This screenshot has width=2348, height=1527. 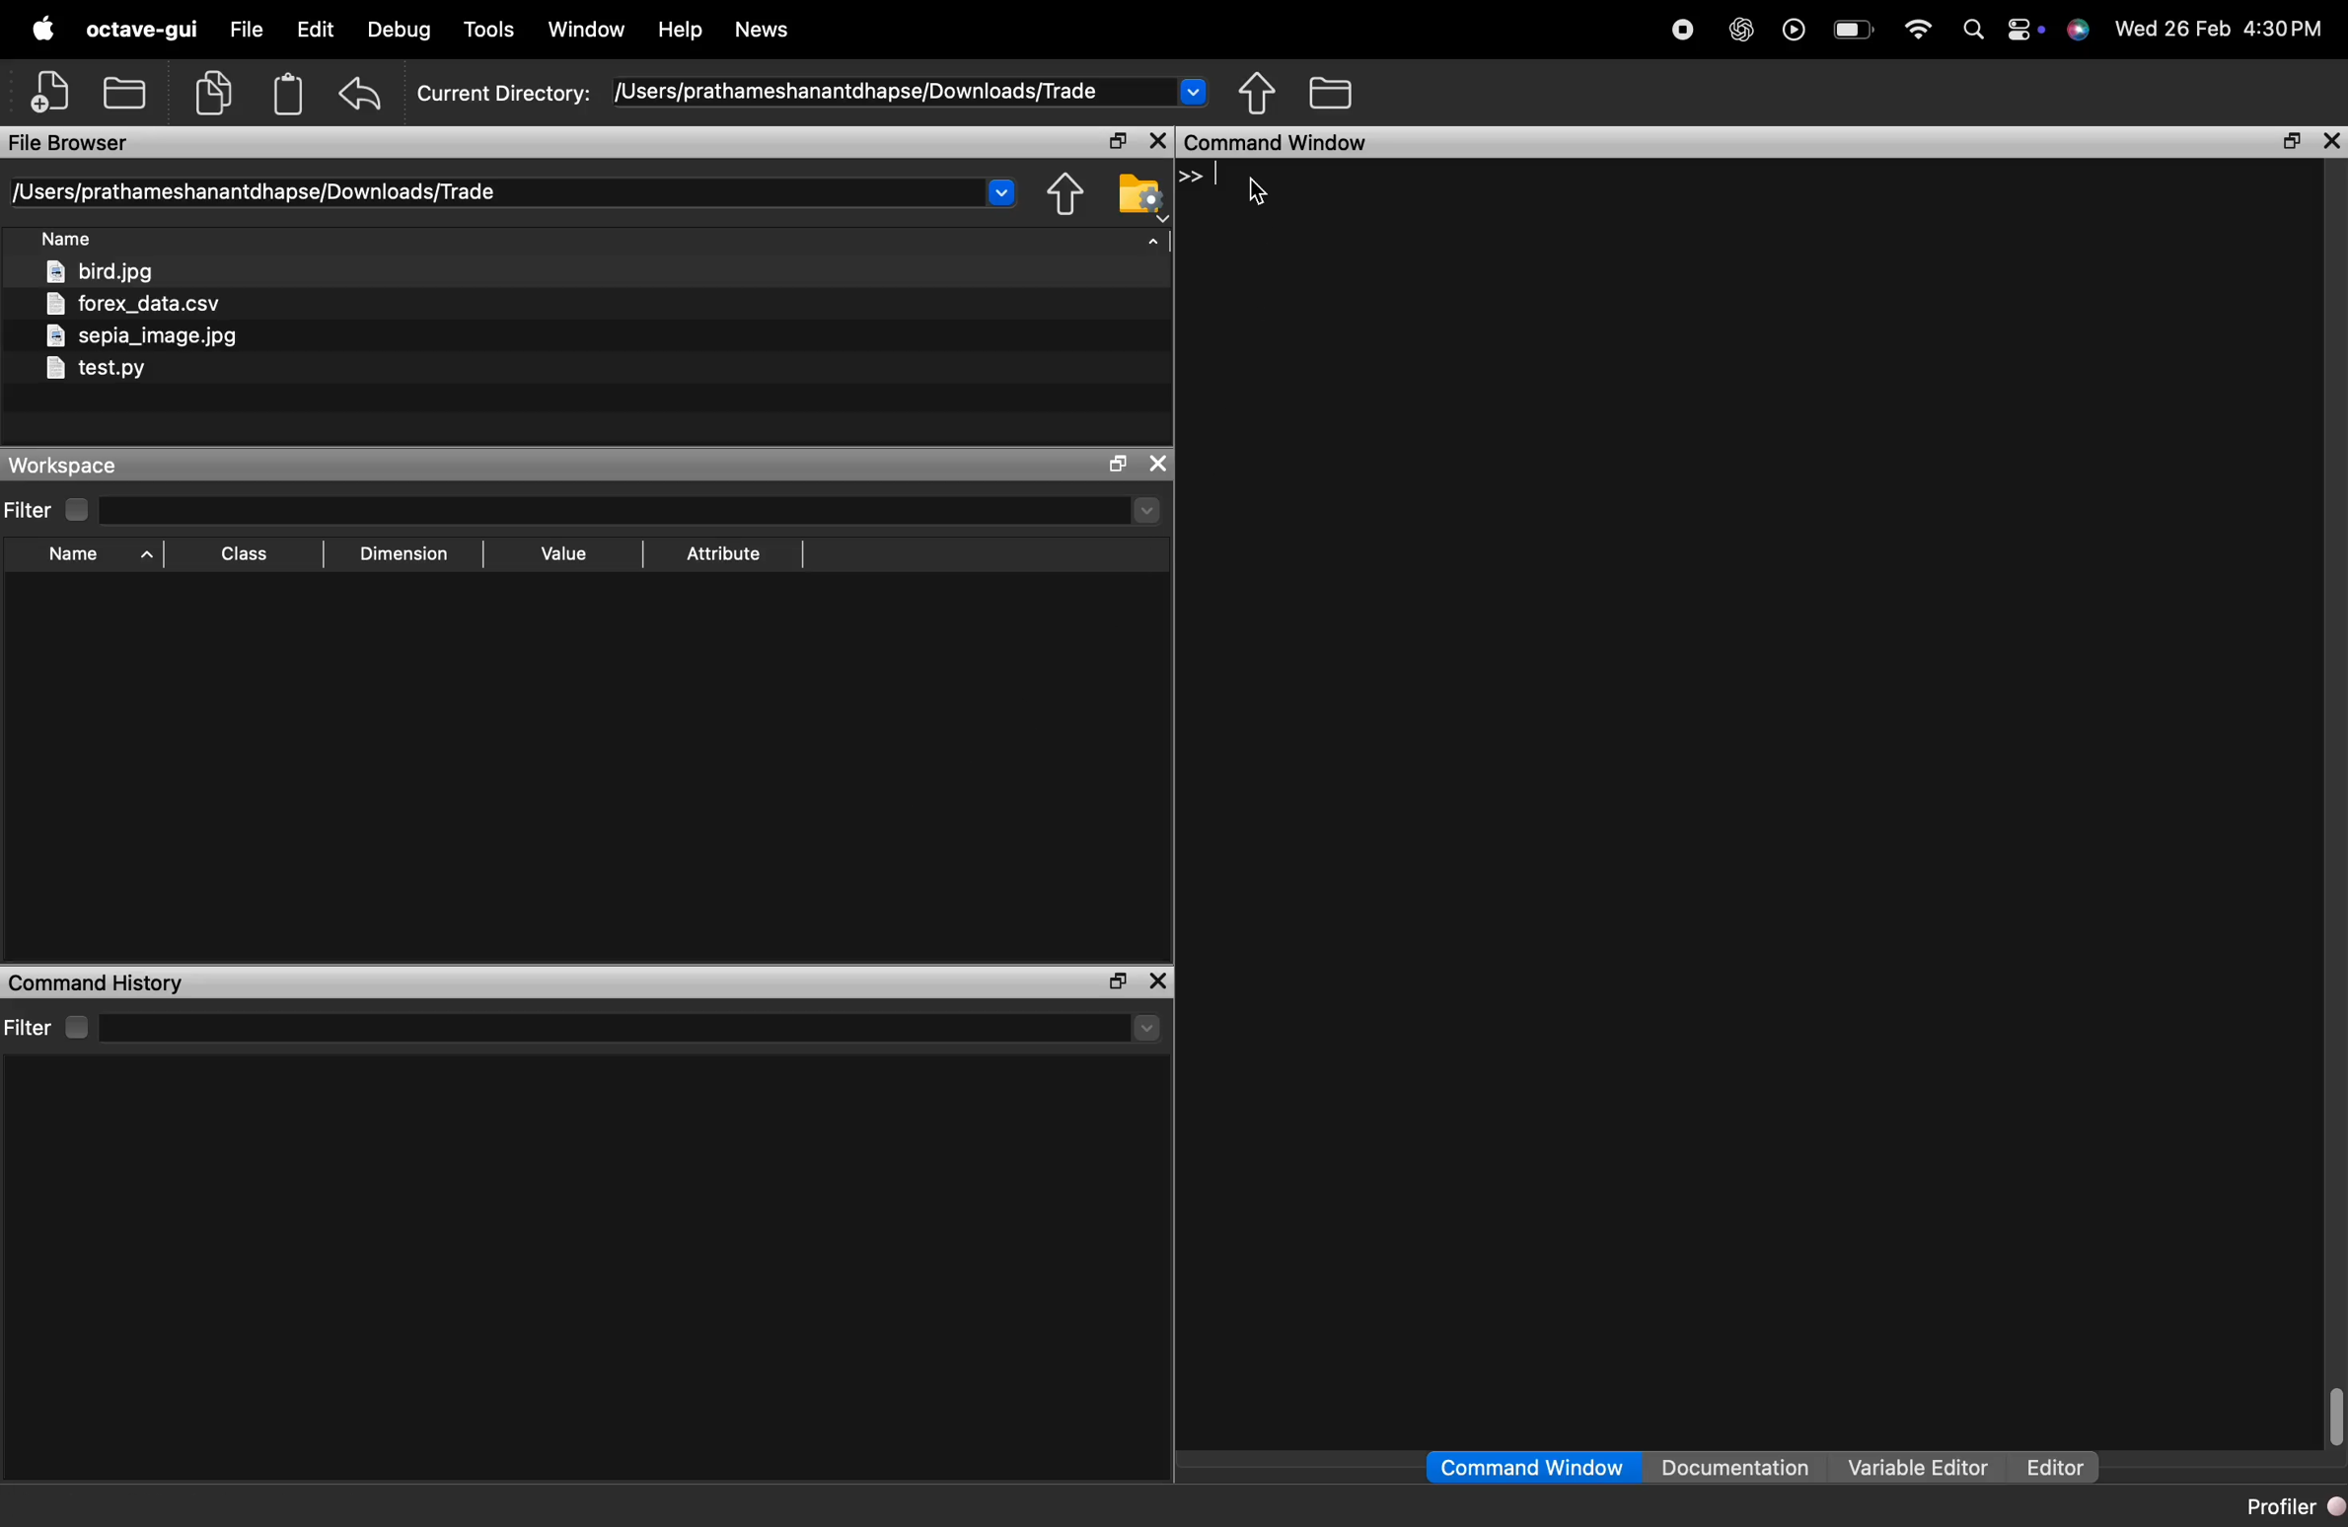 What do you see at coordinates (404, 554) in the screenshot?
I see `Dimension` at bounding box center [404, 554].